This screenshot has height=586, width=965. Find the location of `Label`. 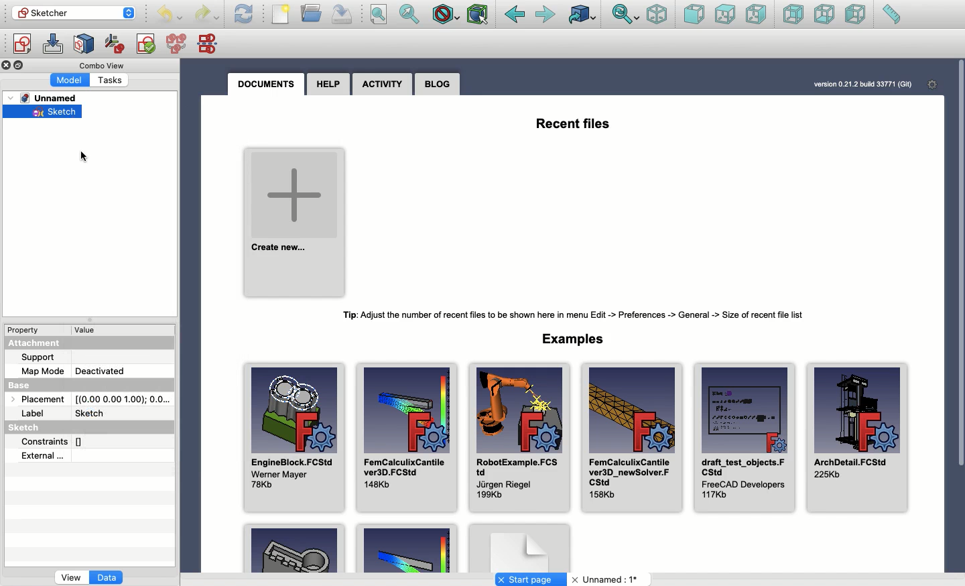

Label is located at coordinates (35, 414).